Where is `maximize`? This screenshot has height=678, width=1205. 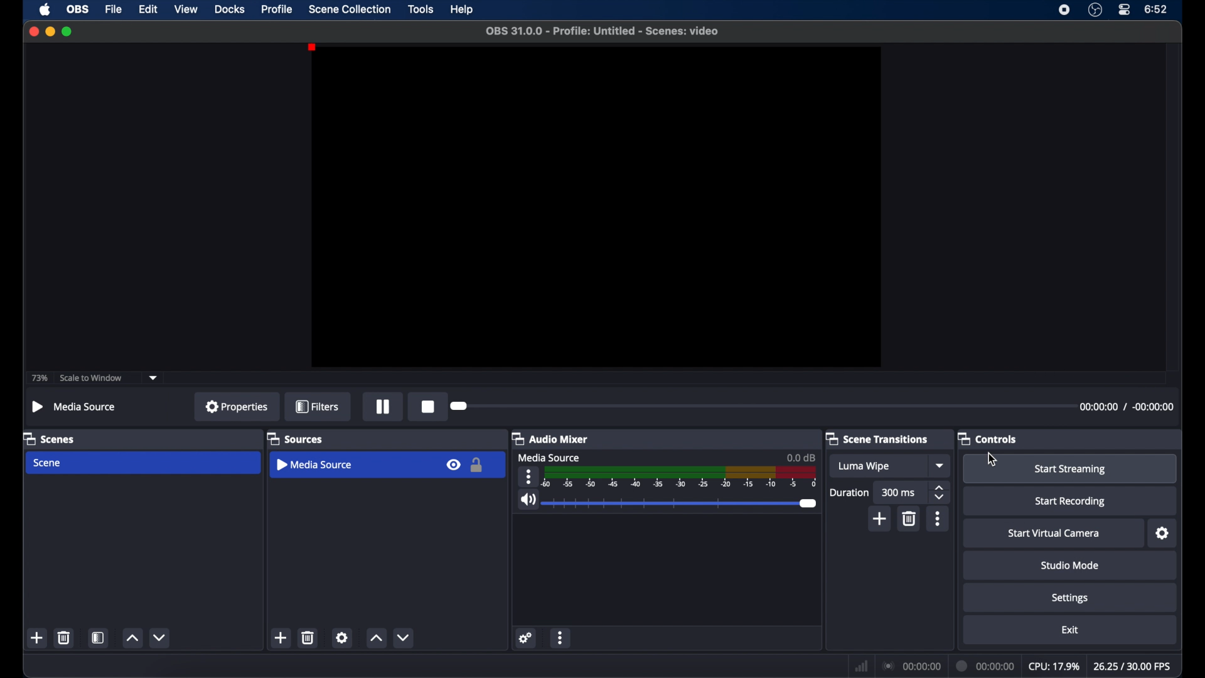
maximize is located at coordinates (68, 31).